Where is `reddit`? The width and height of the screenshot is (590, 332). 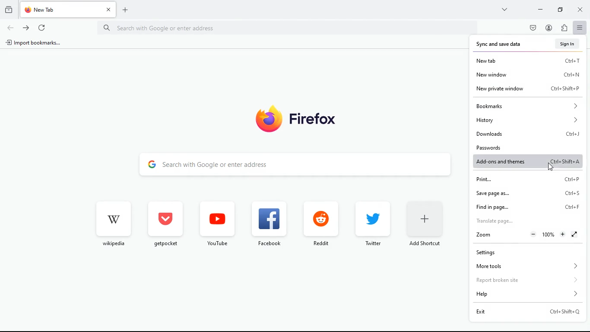 reddit is located at coordinates (323, 226).